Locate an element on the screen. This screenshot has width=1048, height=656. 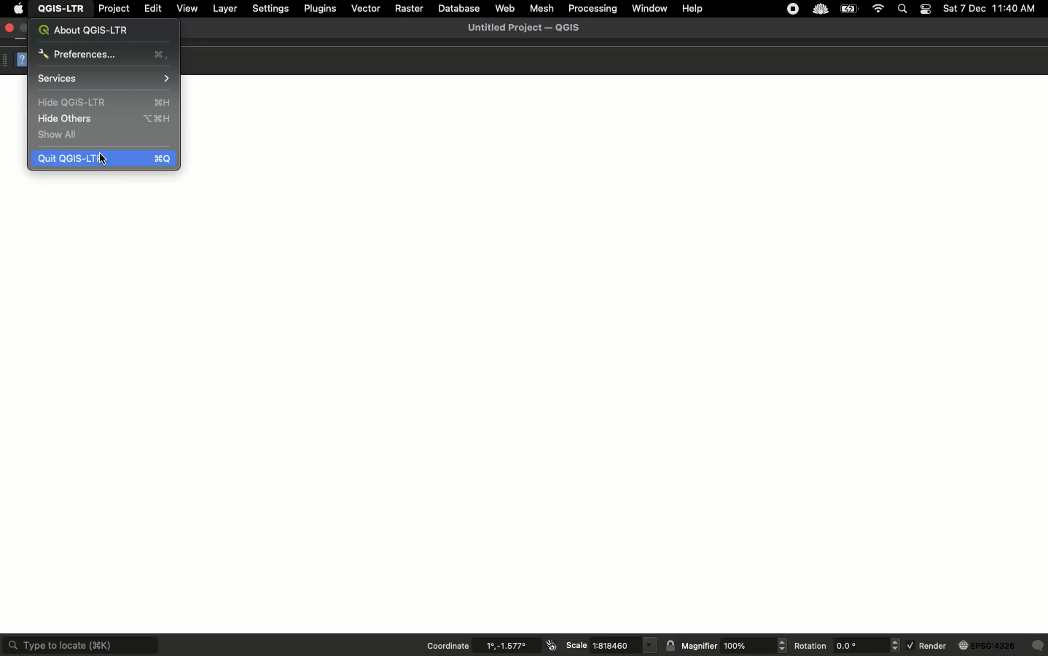
Plugins is located at coordinates (321, 9).